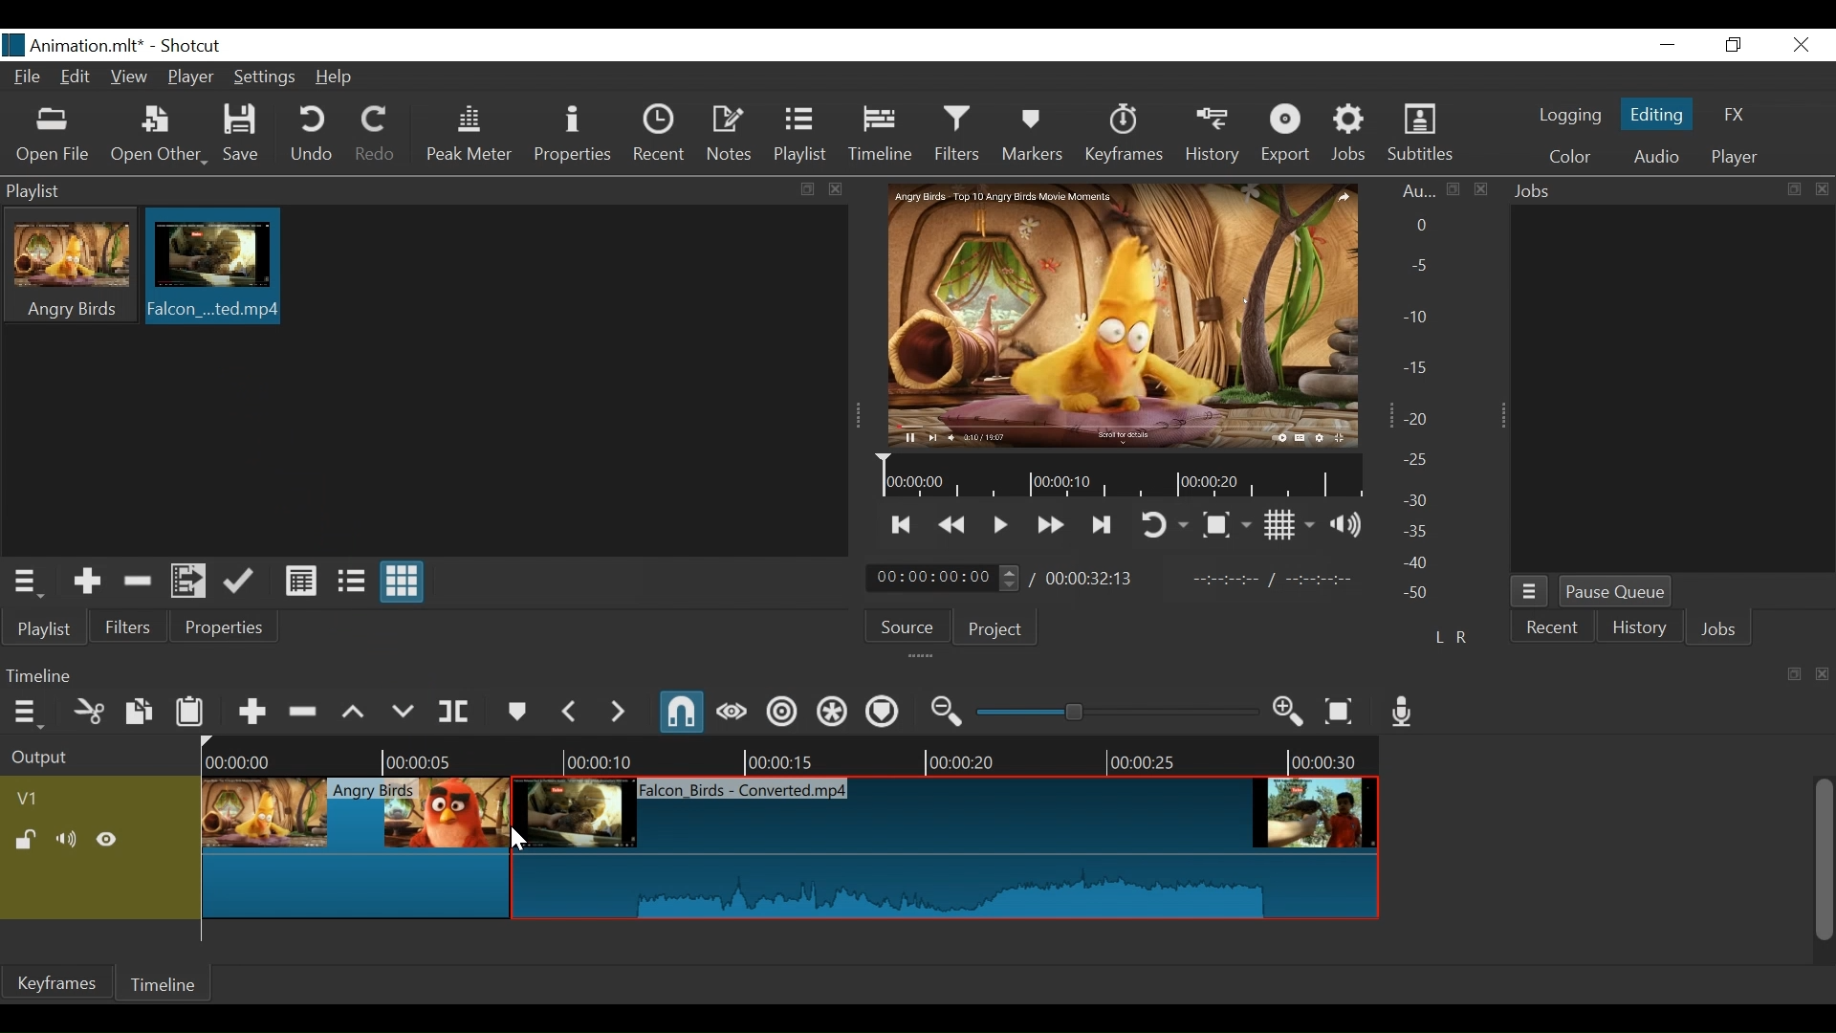  What do you see at coordinates (1734, 45) in the screenshot?
I see `Restore` at bounding box center [1734, 45].